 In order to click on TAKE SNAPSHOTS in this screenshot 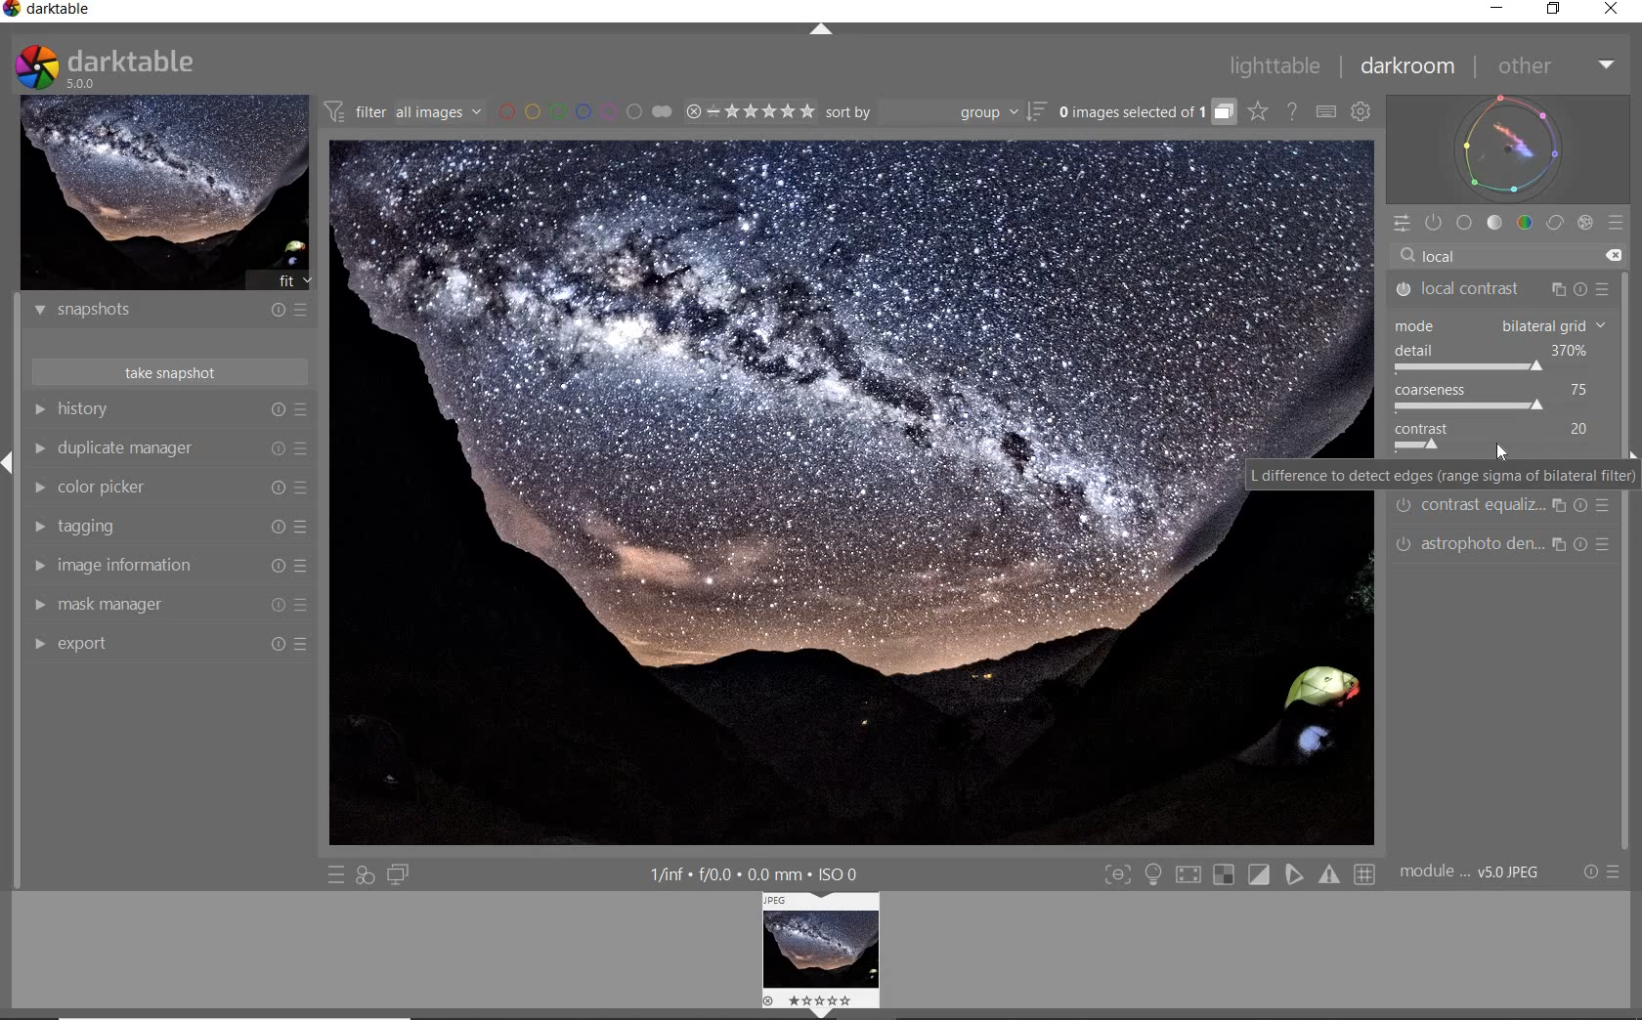, I will do `click(171, 373)`.